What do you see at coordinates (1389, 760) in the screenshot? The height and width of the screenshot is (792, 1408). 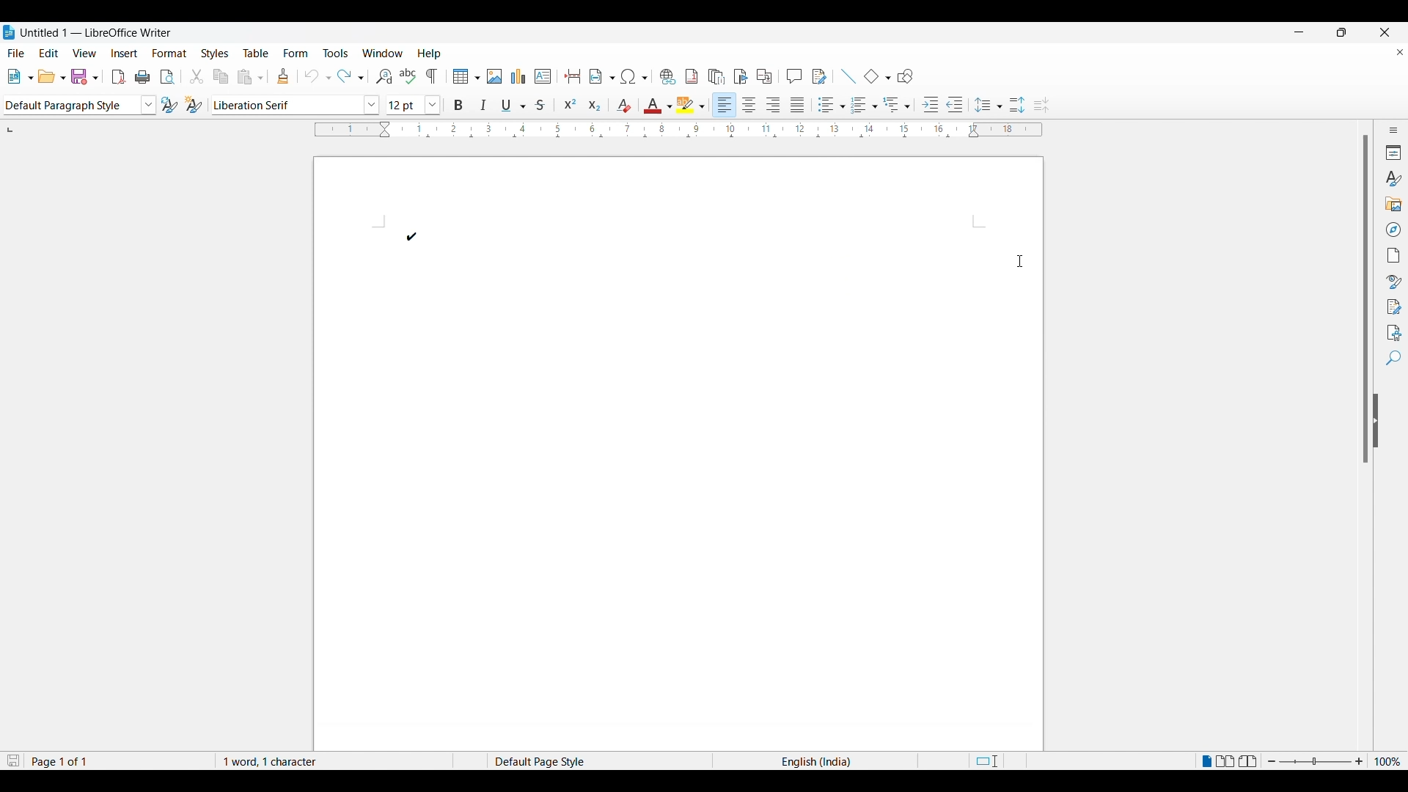 I see `100%` at bounding box center [1389, 760].